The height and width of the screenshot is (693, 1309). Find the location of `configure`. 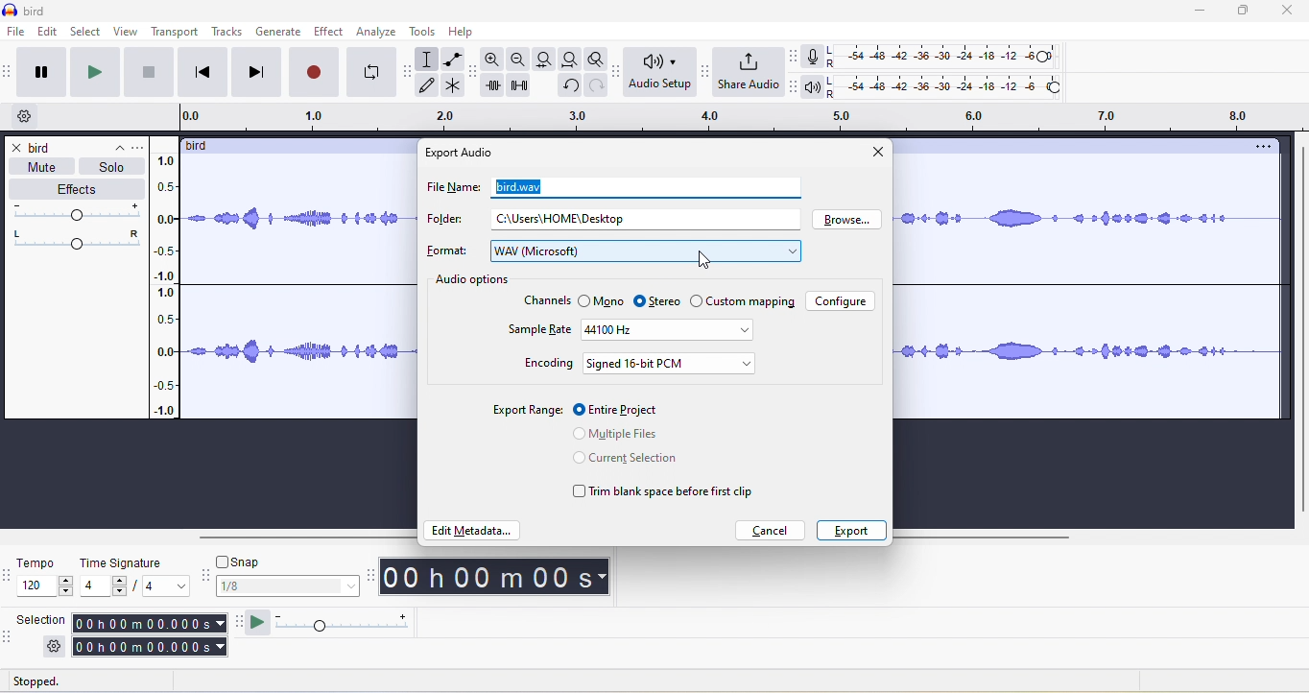

configure is located at coordinates (843, 302).